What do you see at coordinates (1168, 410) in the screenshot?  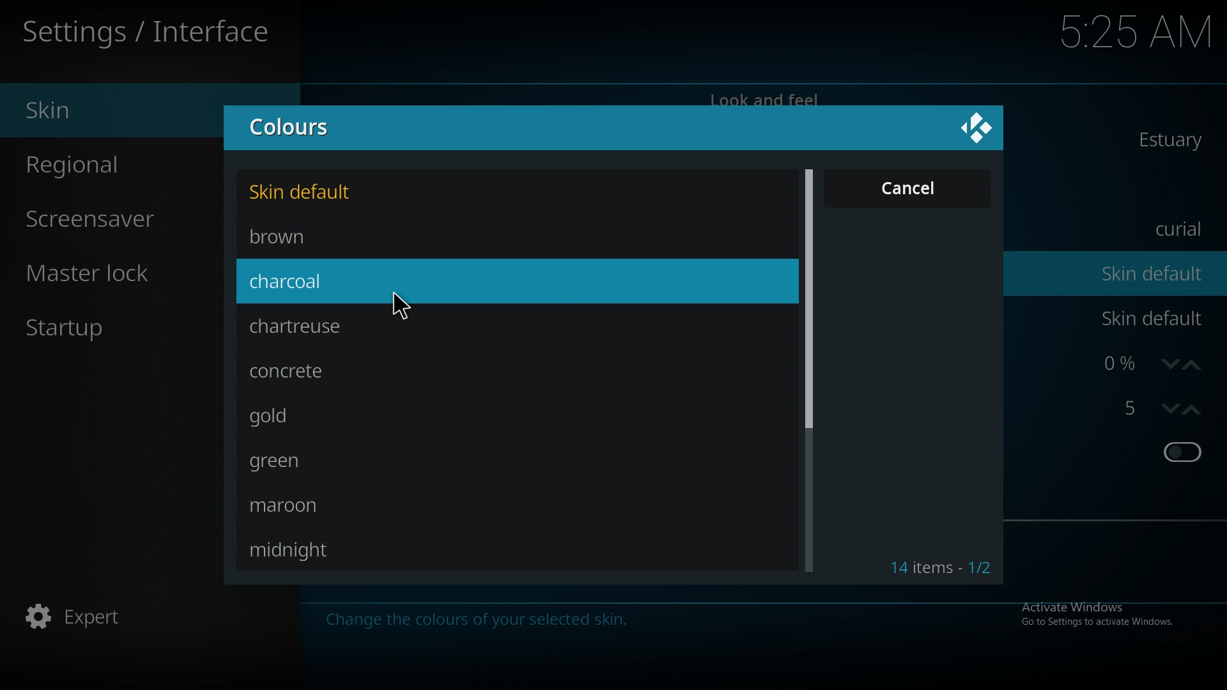 I see `decrease` at bounding box center [1168, 410].